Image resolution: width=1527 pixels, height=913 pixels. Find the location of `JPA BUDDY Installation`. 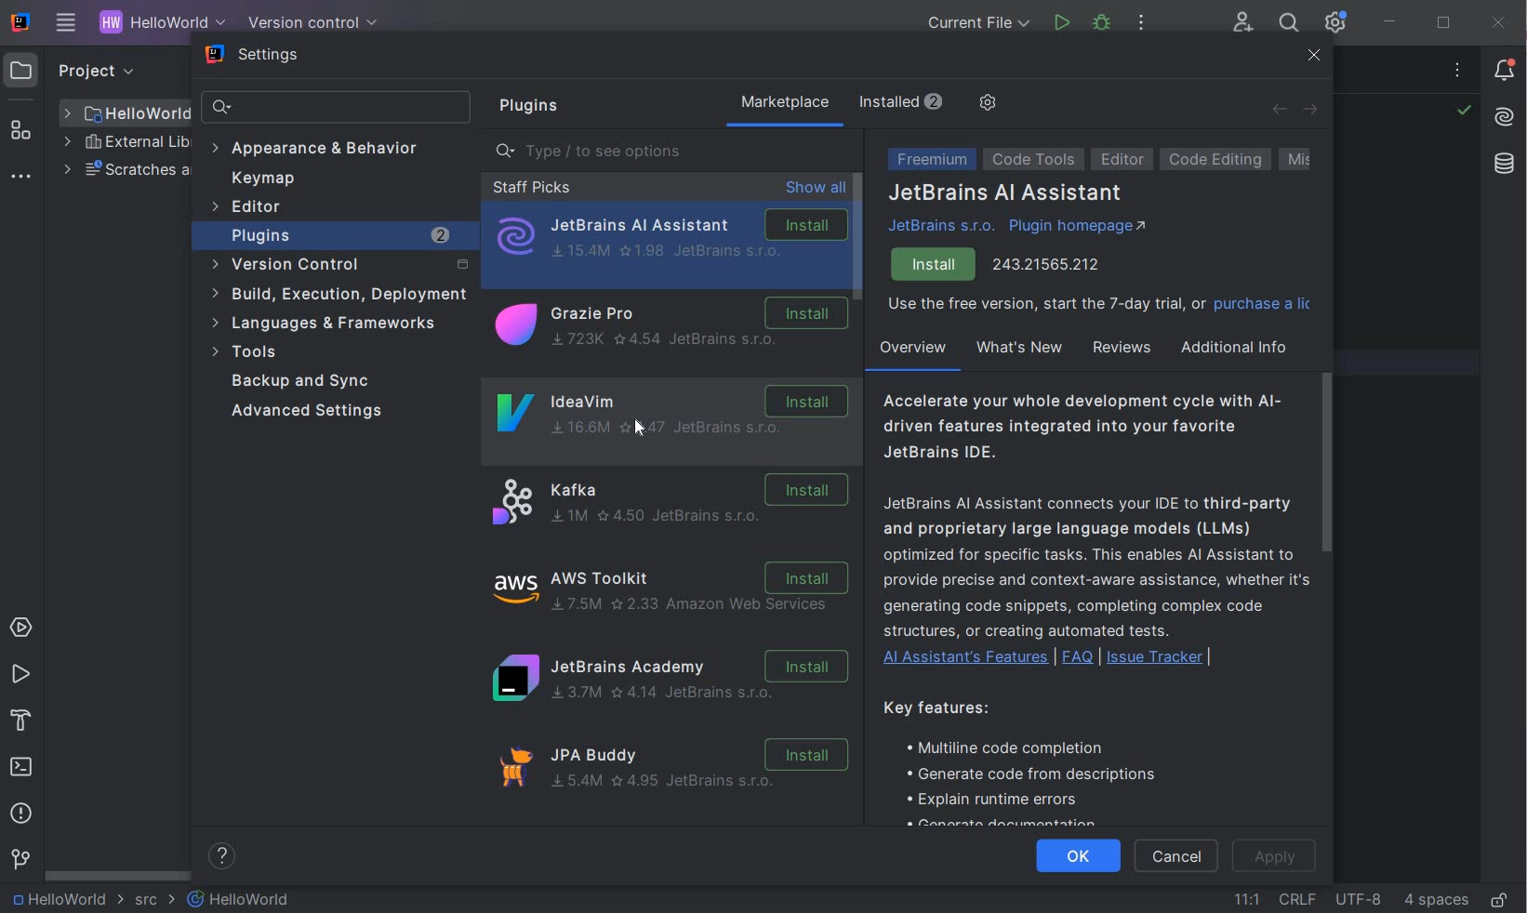

JPA BUDDY Installation is located at coordinates (675, 774).